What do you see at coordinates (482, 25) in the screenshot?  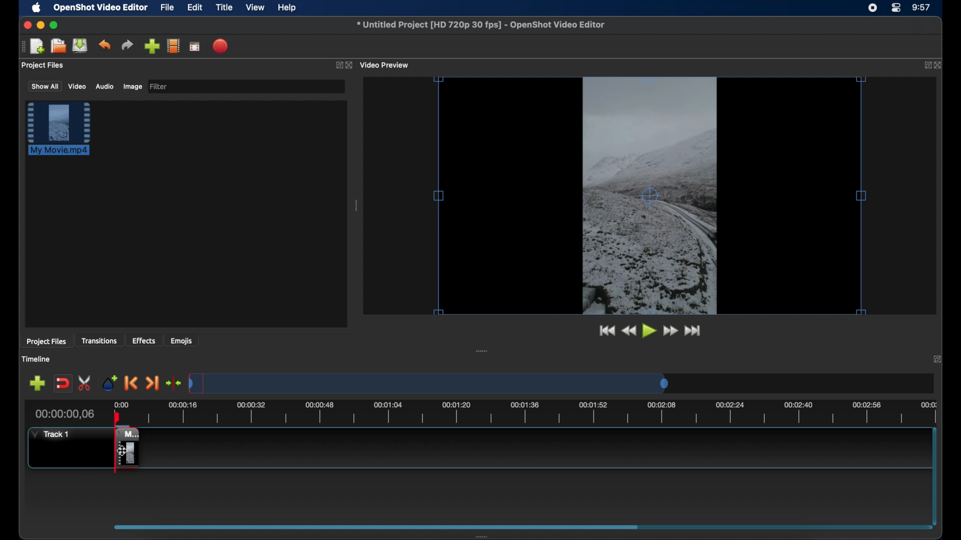 I see `file name` at bounding box center [482, 25].